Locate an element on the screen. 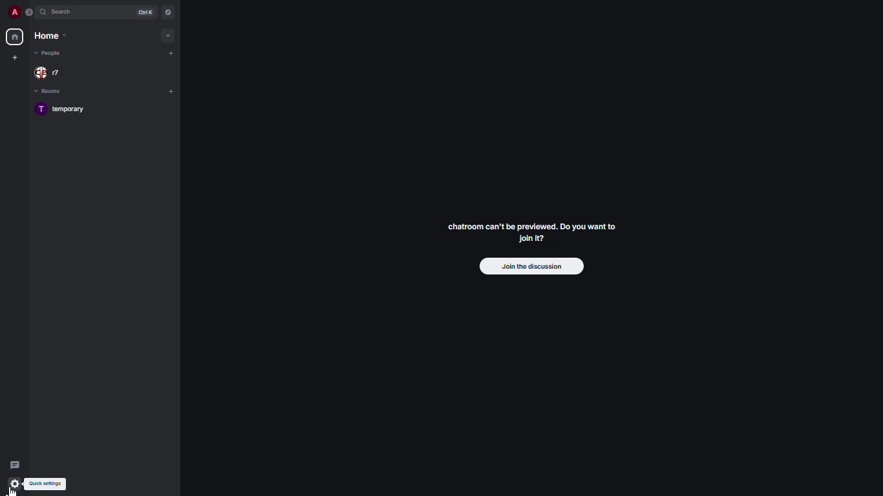  chatroom can't be previewed is located at coordinates (531, 234).